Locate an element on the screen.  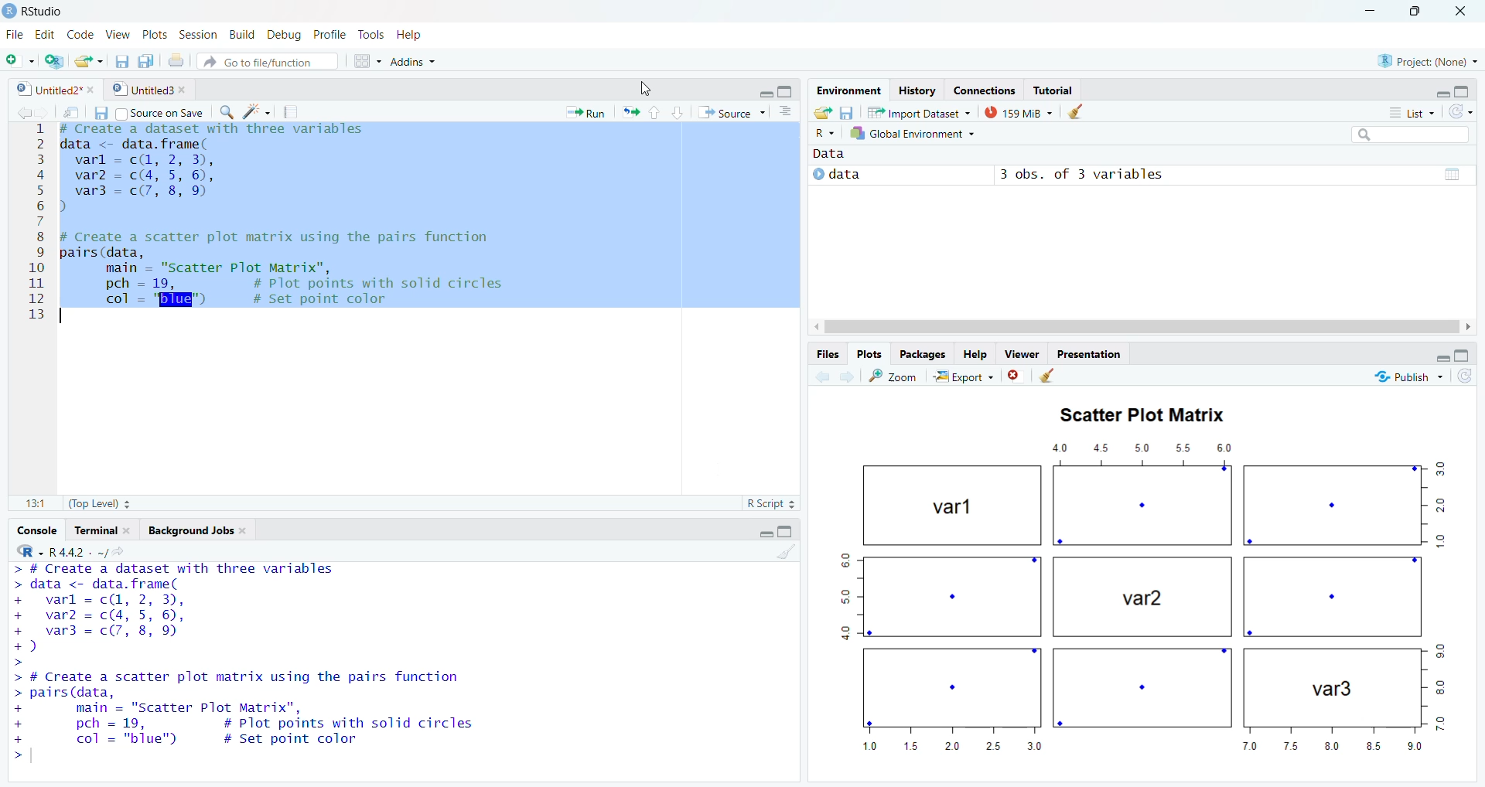
b Global Environment - is located at coordinates (909, 133).